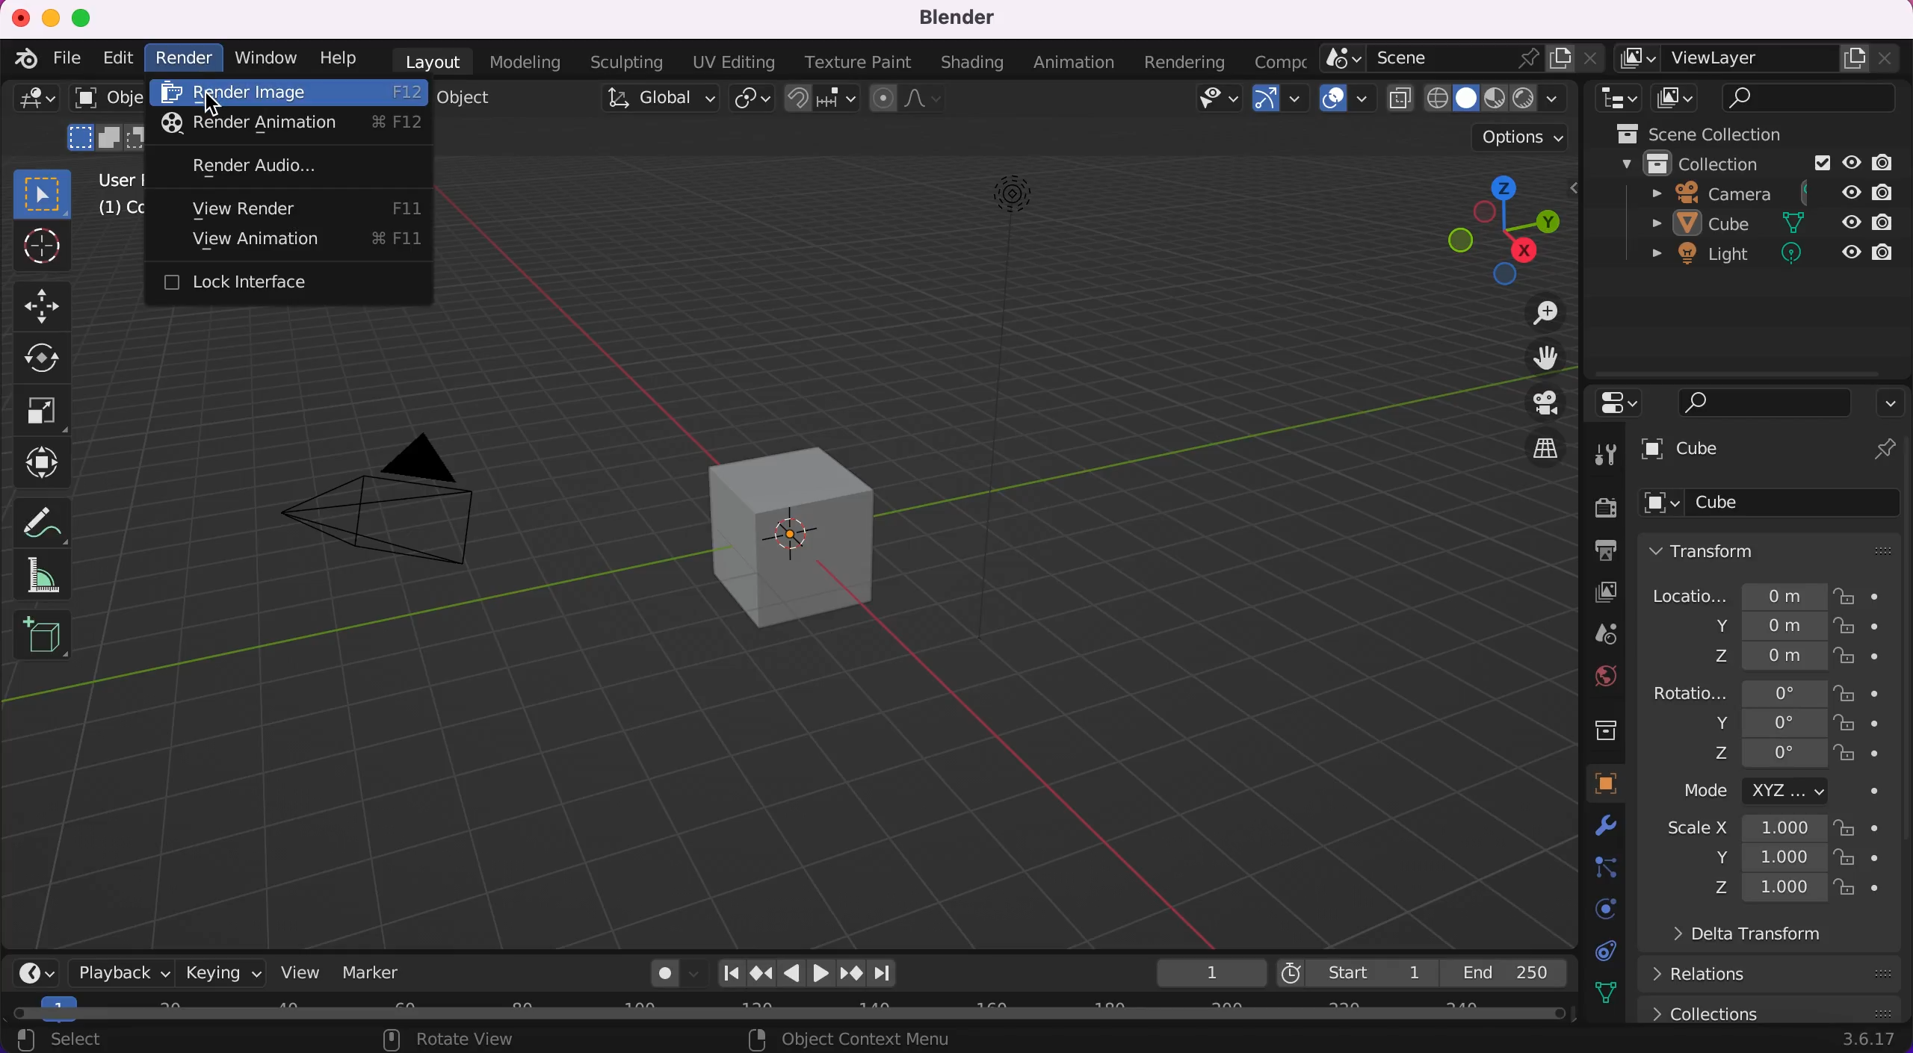 The width and height of the screenshot is (1913, 1053). Describe the element at coordinates (1849, 220) in the screenshot. I see `hide in viewport` at that location.